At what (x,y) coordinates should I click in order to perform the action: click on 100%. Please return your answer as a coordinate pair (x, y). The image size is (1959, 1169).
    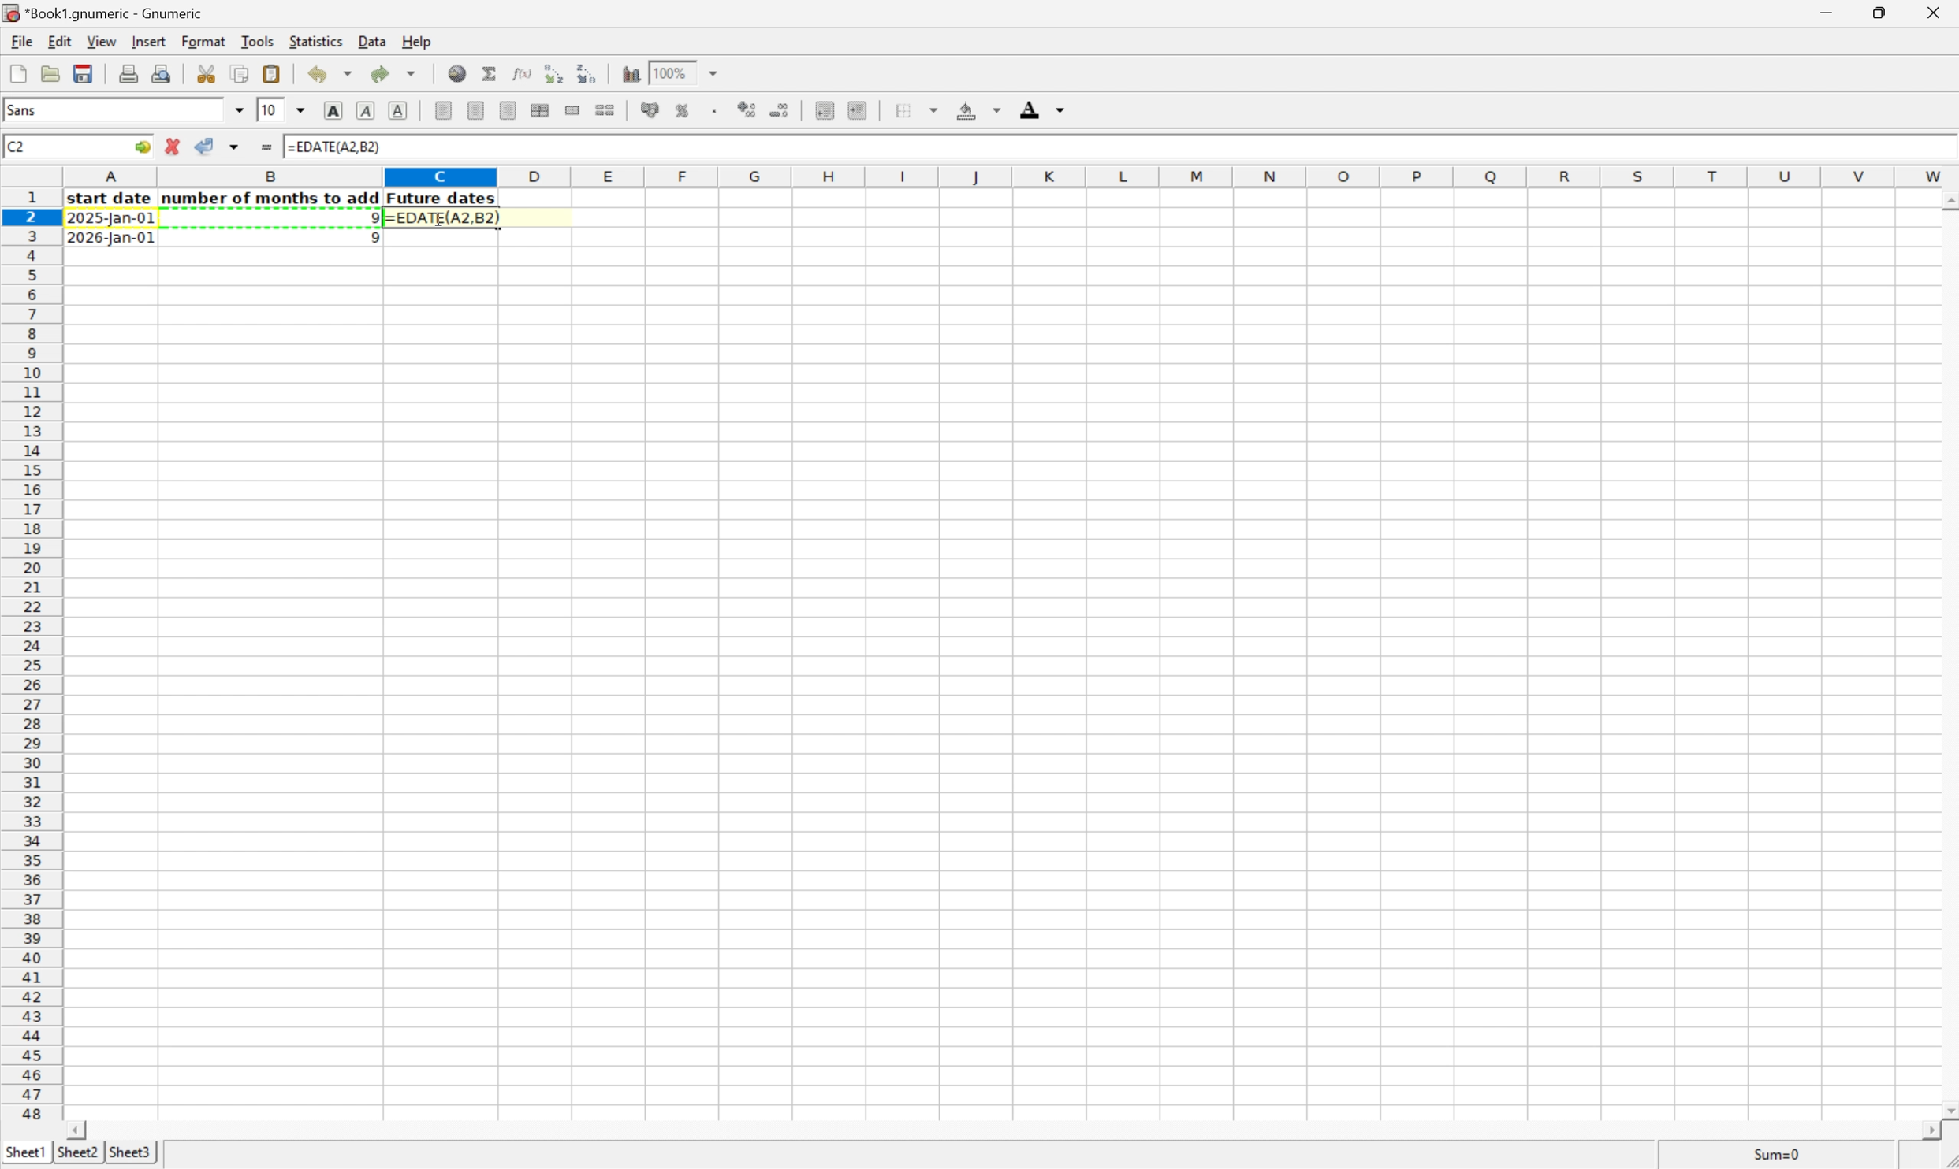
    Looking at the image, I should click on (669, 72).